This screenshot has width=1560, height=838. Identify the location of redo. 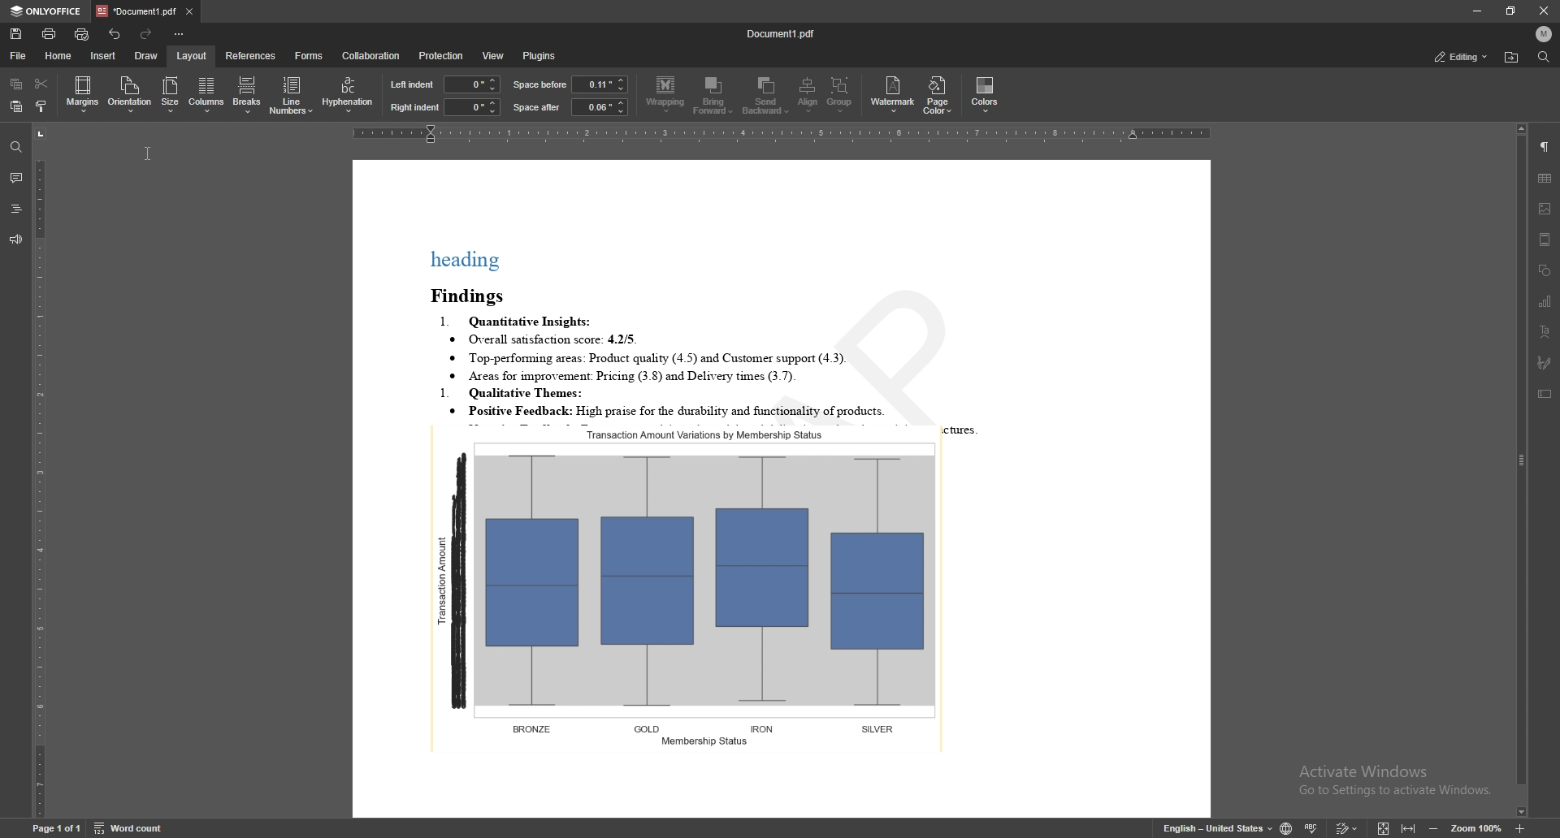
(145, 33).